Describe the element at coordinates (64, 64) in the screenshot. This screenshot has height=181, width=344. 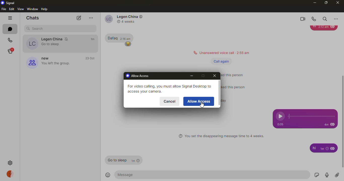
I see `you left the group.` at that location.